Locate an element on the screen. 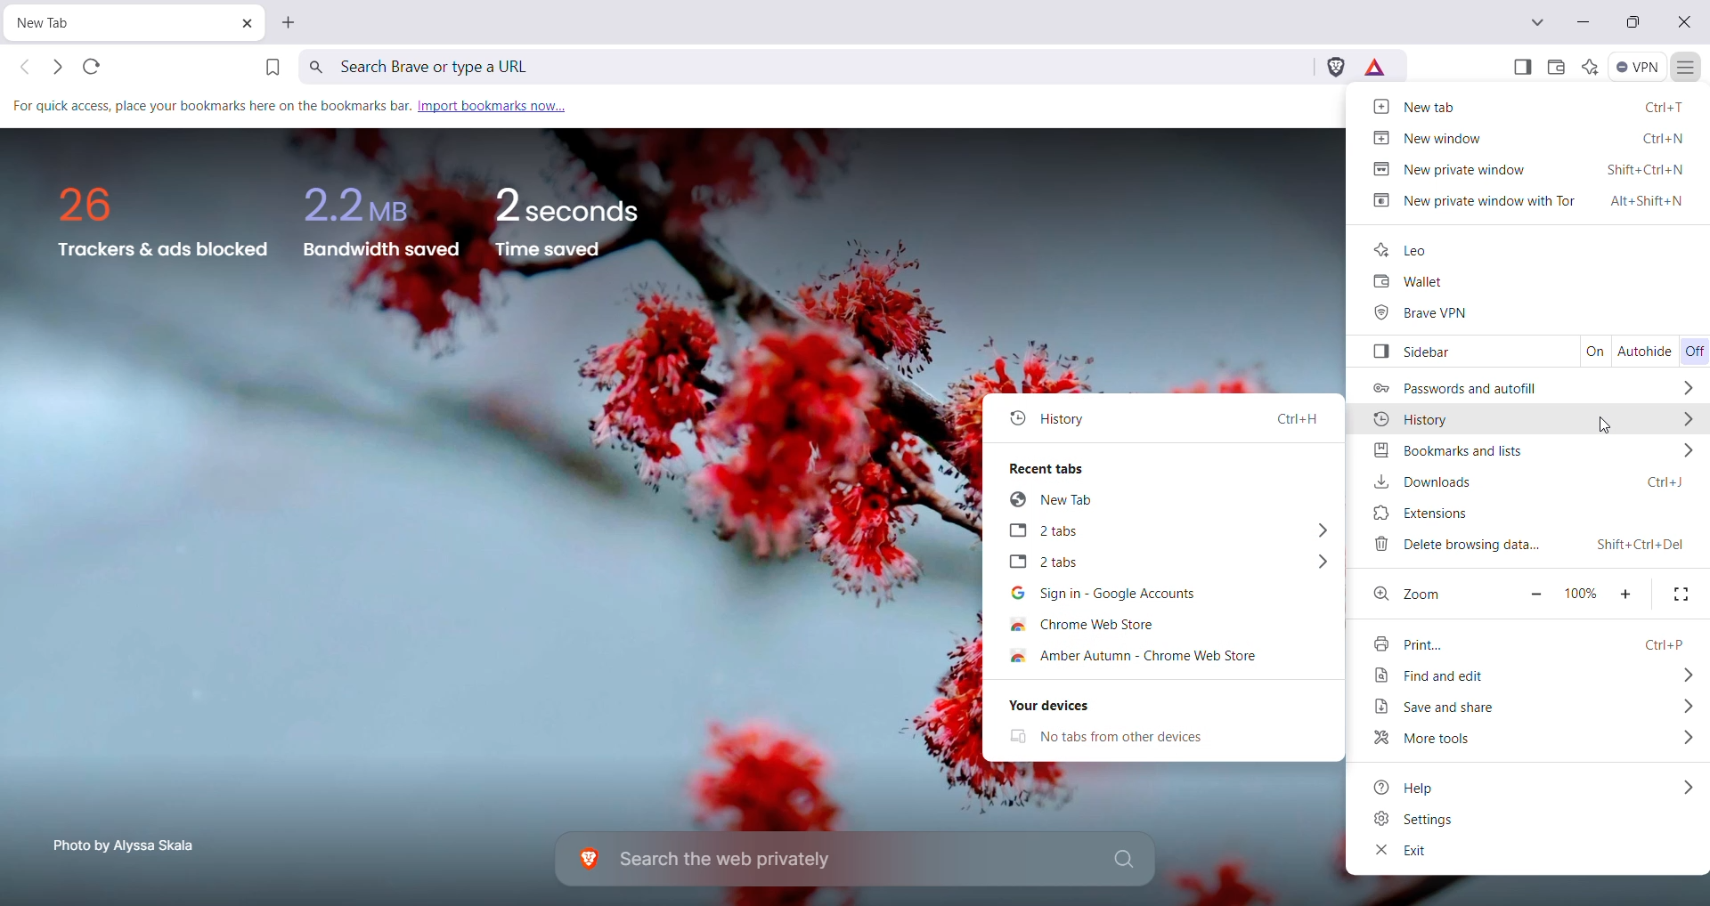 Image resolution: width=1710 pixels, height=906 pixels. History is located at coordinates (1530, 420).